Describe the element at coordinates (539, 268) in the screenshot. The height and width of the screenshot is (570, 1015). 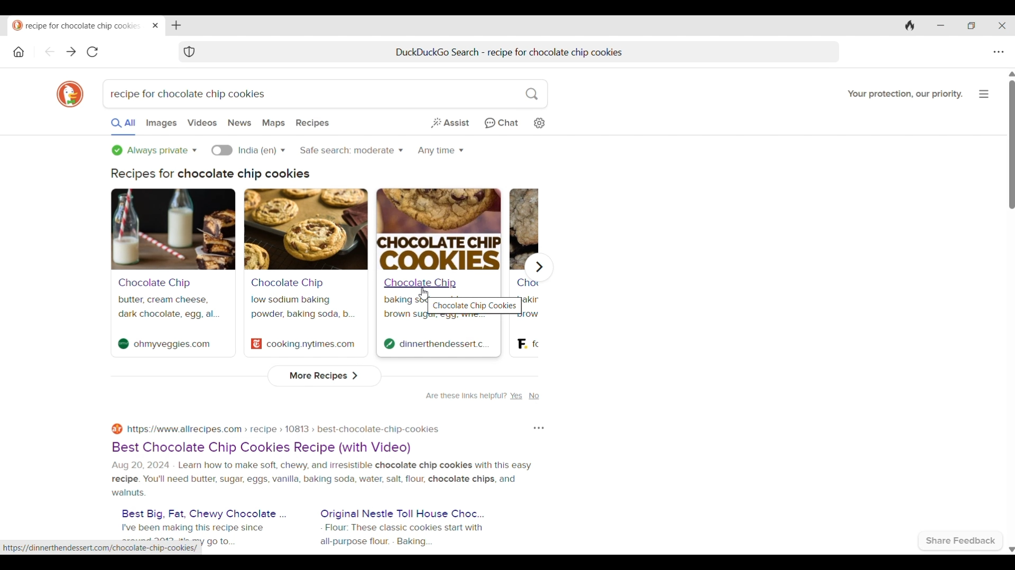
I see `Show next recipe` at that location.